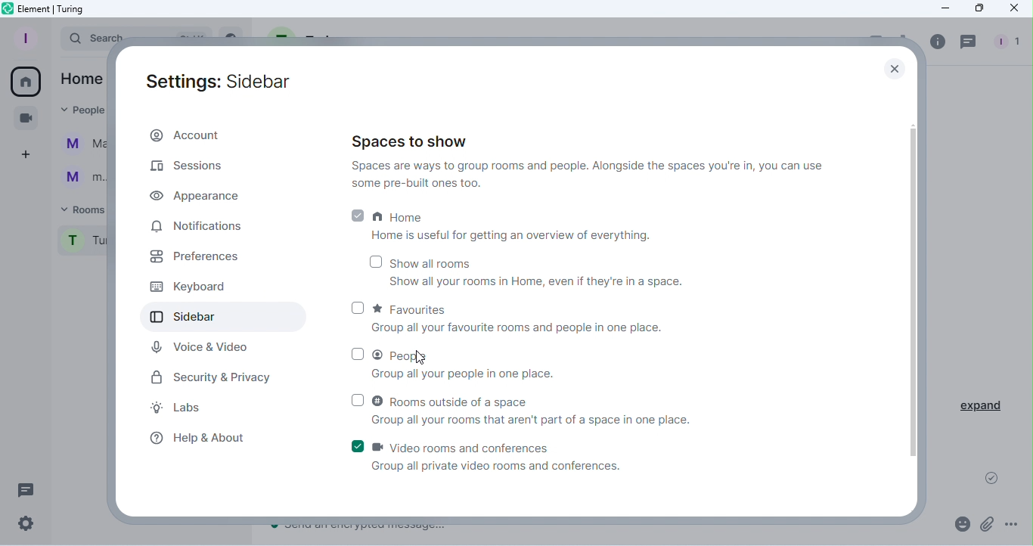 Image resolution: width=1033 pixels, height=546 pixels. Describe the element at coordinates (81, 81) in the screenshot. I see `Home` at that location.